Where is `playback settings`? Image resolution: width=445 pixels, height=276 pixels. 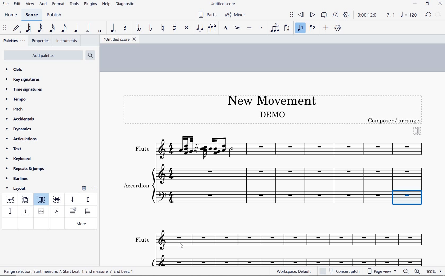
playback settings is located at coordinates (347, 15).